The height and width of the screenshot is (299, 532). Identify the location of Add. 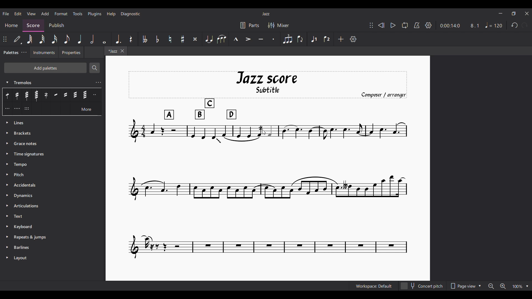
(45, 14).